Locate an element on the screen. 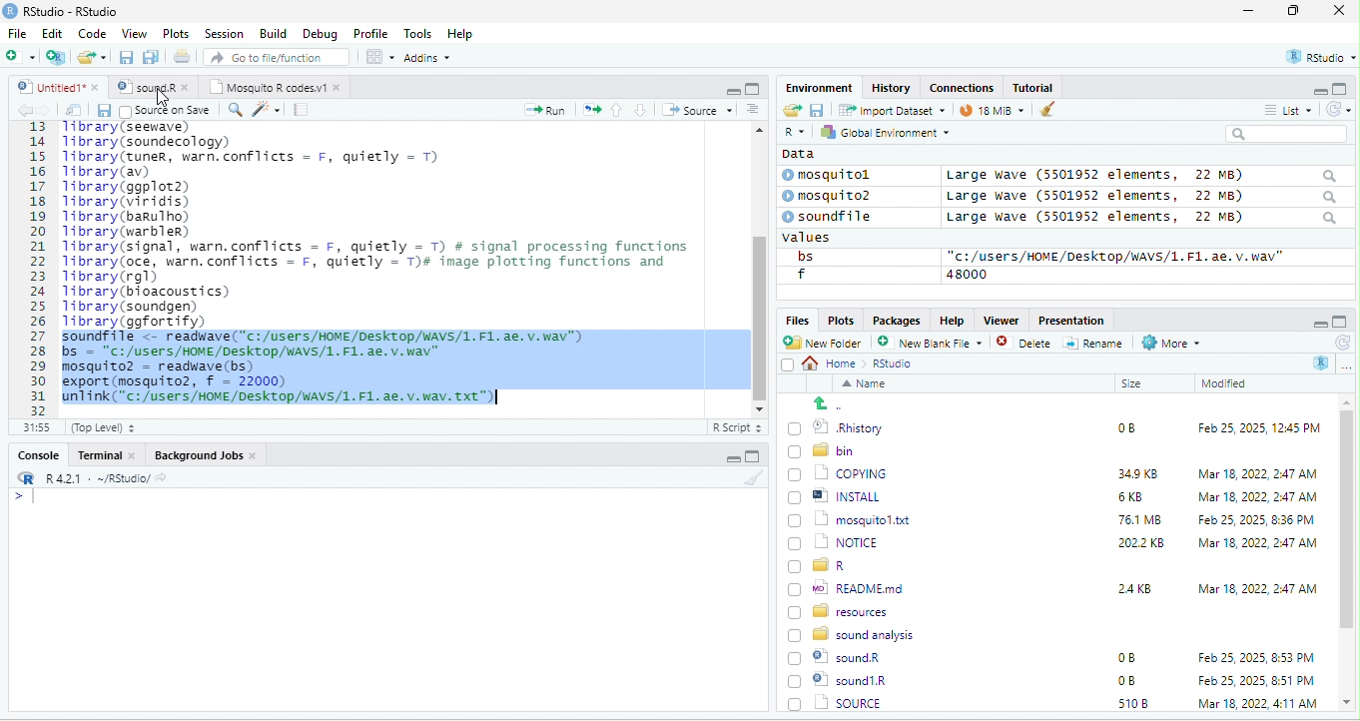  brush is located at coordinates (1042, 111).